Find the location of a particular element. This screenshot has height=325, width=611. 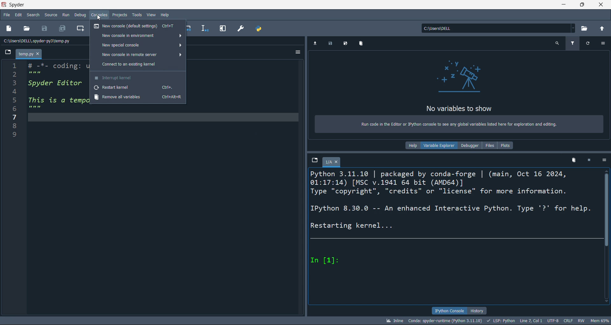

filter variables is located at coordinates (571, 44).